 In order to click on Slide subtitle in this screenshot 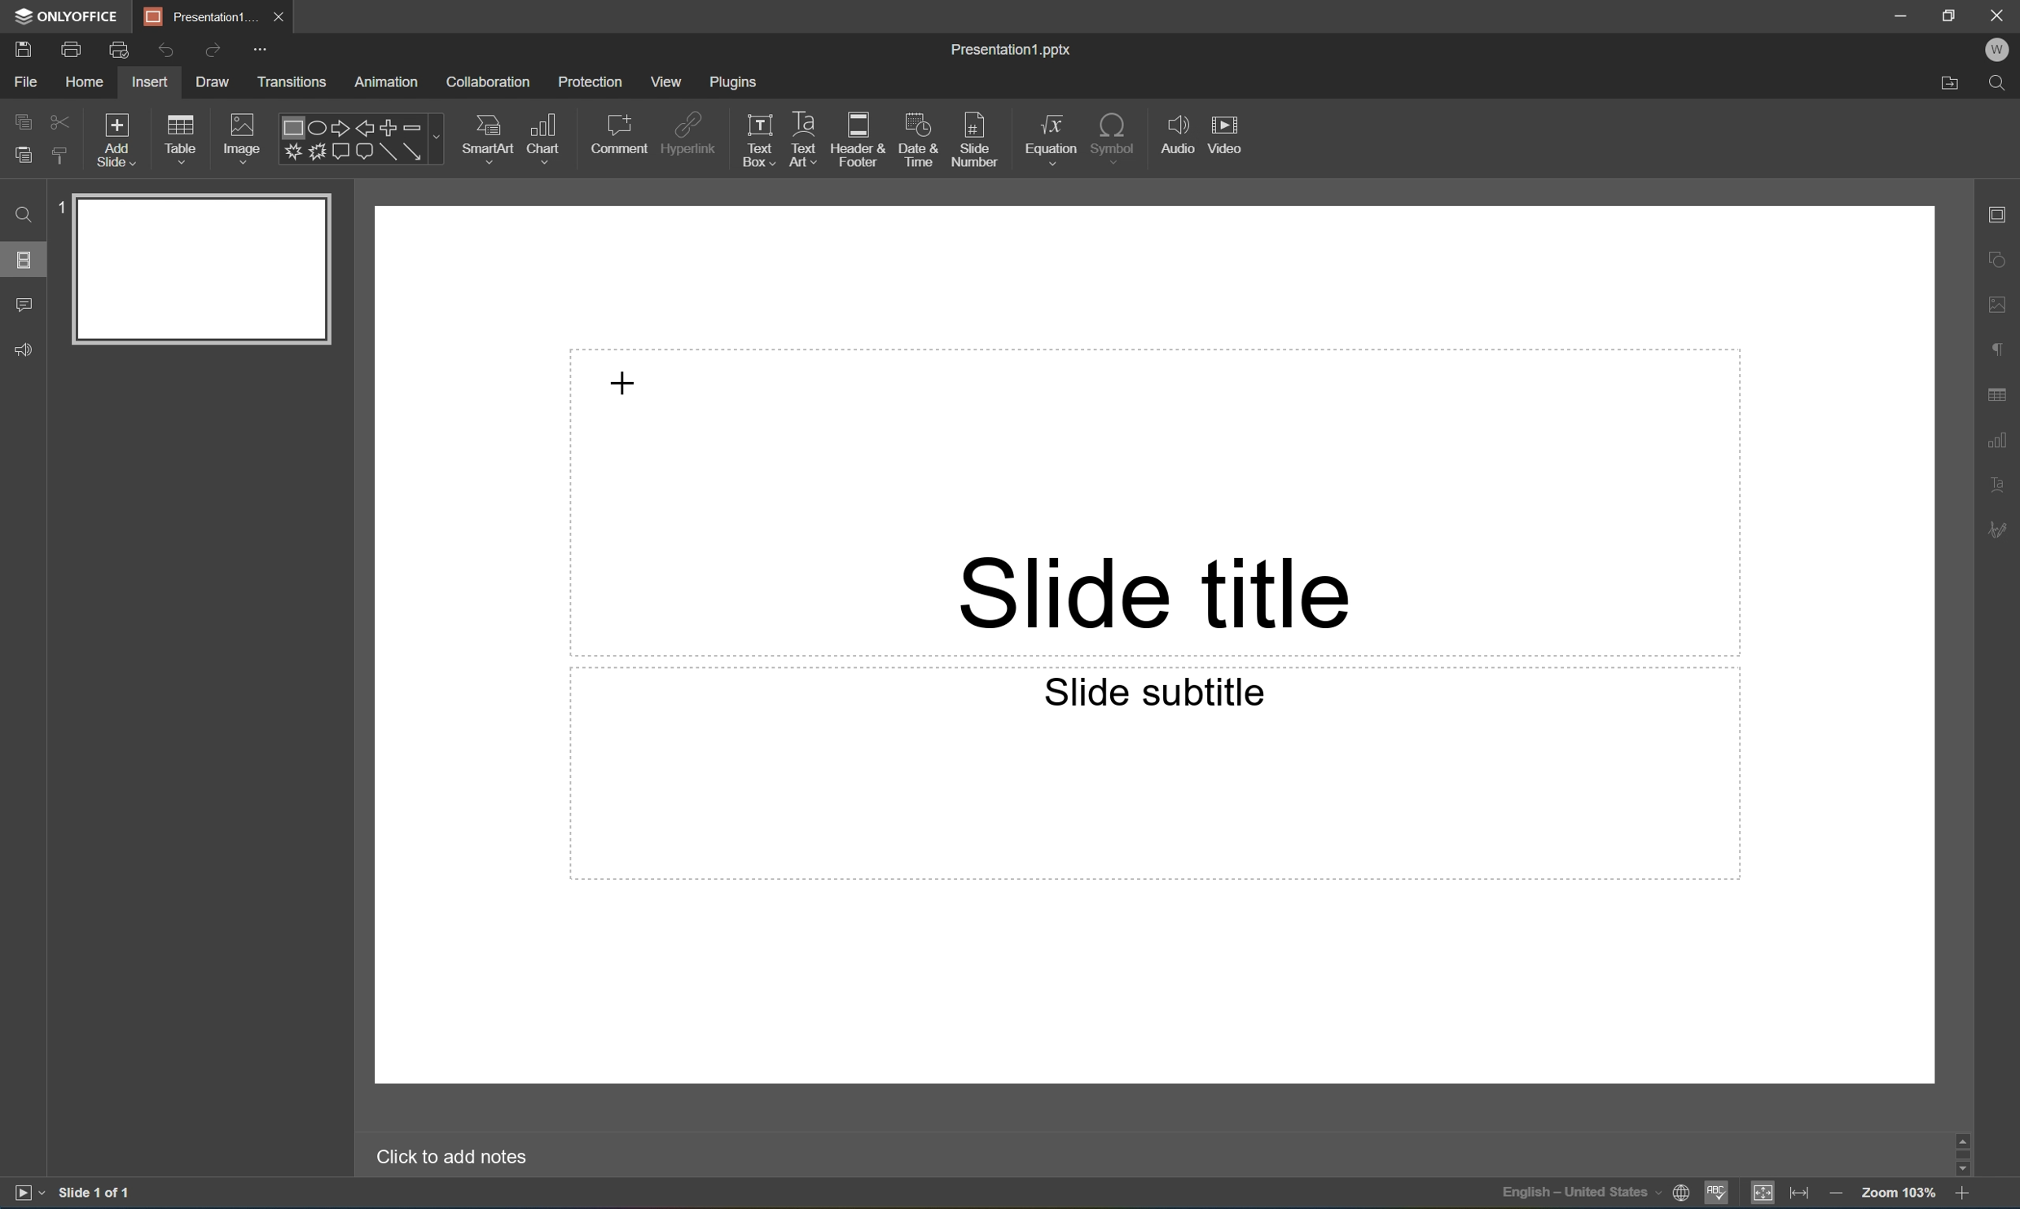, I will do `click(1163, 694)`.